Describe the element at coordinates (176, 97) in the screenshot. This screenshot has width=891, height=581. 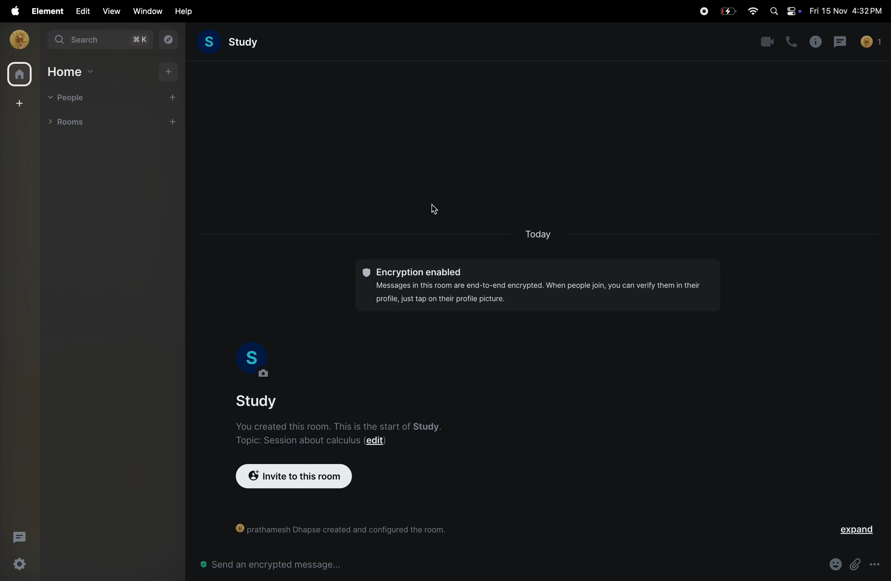
I see `add` at that location.